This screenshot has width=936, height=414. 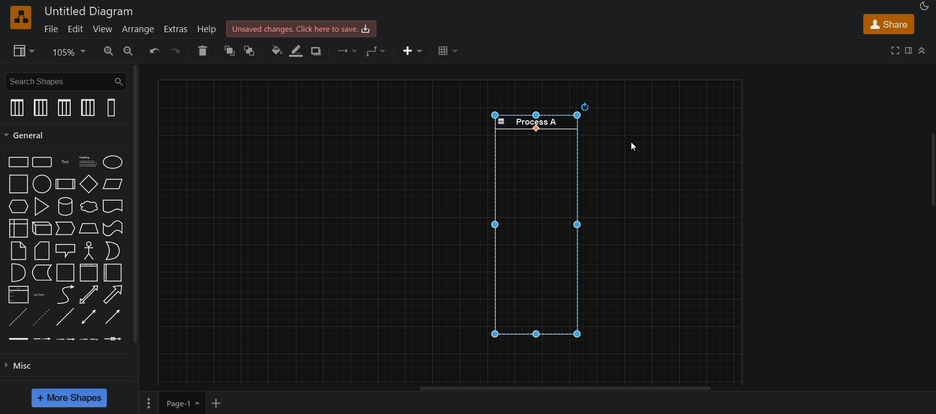 I want to click on edit, so click(x=78, y=29).